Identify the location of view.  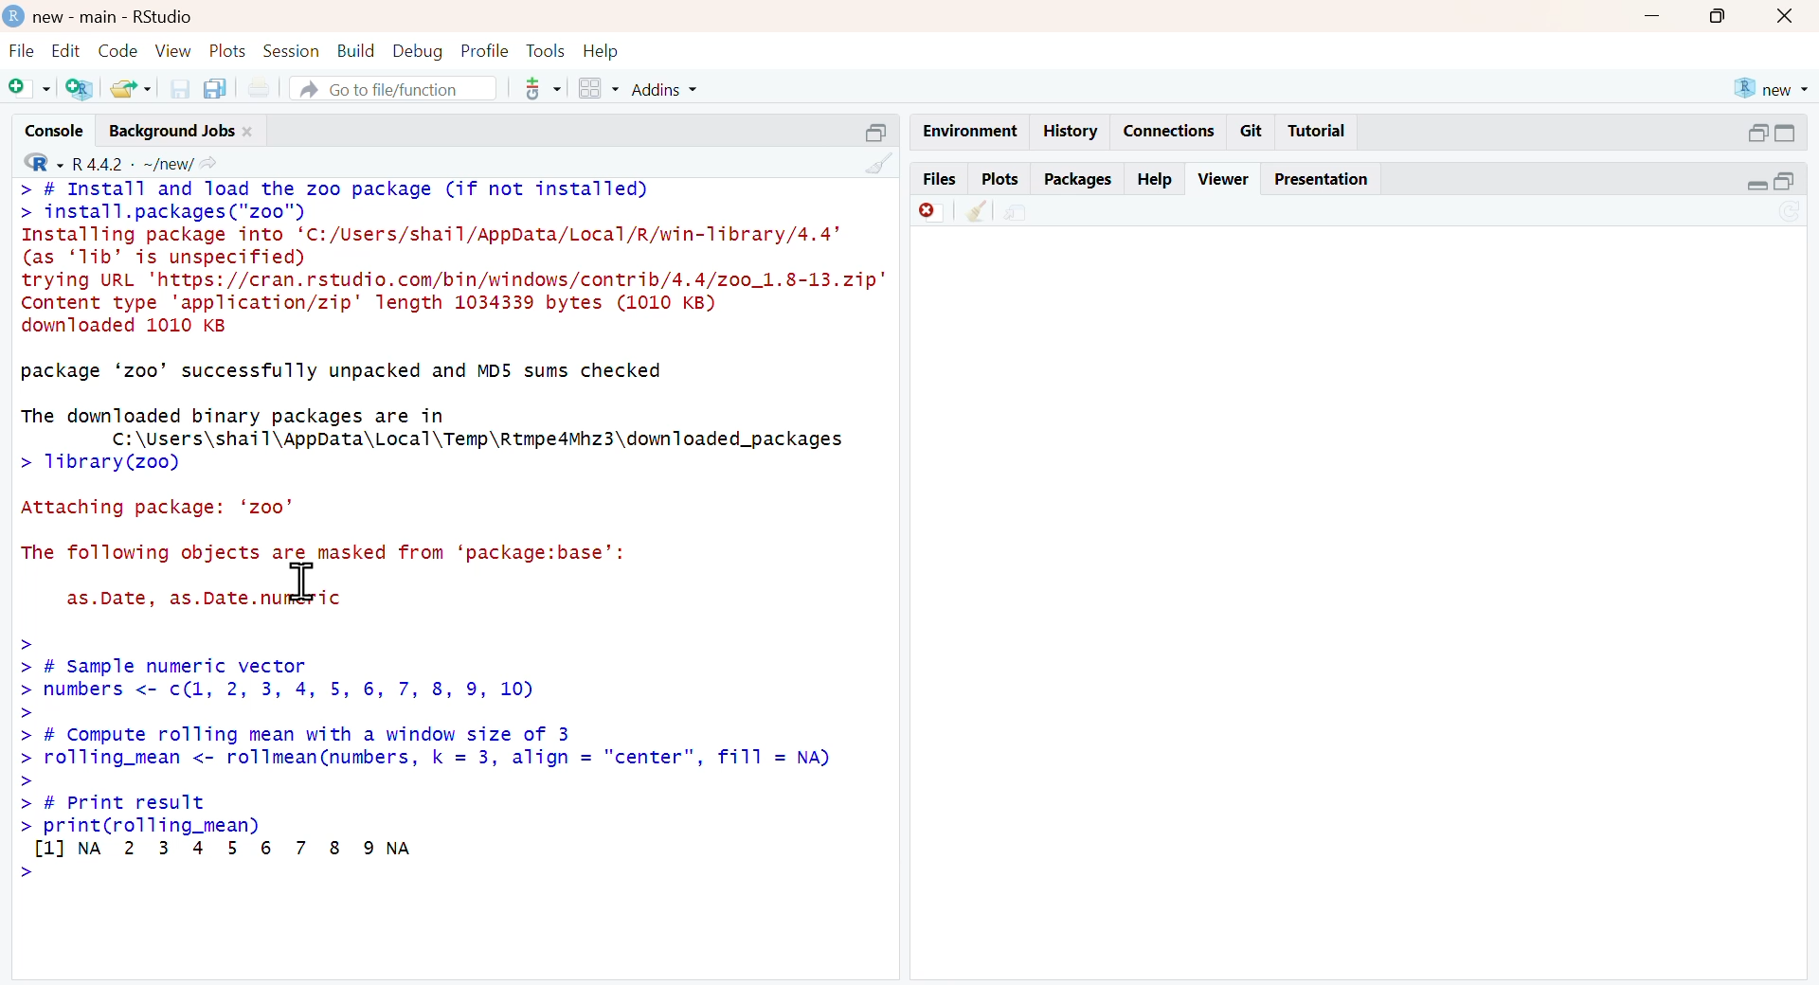
(174, 51).